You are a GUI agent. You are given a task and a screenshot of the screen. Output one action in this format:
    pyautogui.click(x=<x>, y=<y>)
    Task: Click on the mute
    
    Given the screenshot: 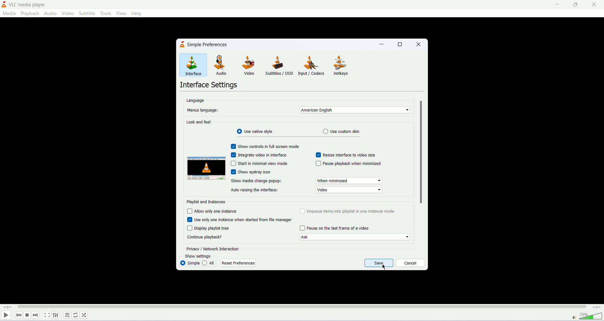 What is the action you would take?
    pyautogui.click(x=574, y=317)
    